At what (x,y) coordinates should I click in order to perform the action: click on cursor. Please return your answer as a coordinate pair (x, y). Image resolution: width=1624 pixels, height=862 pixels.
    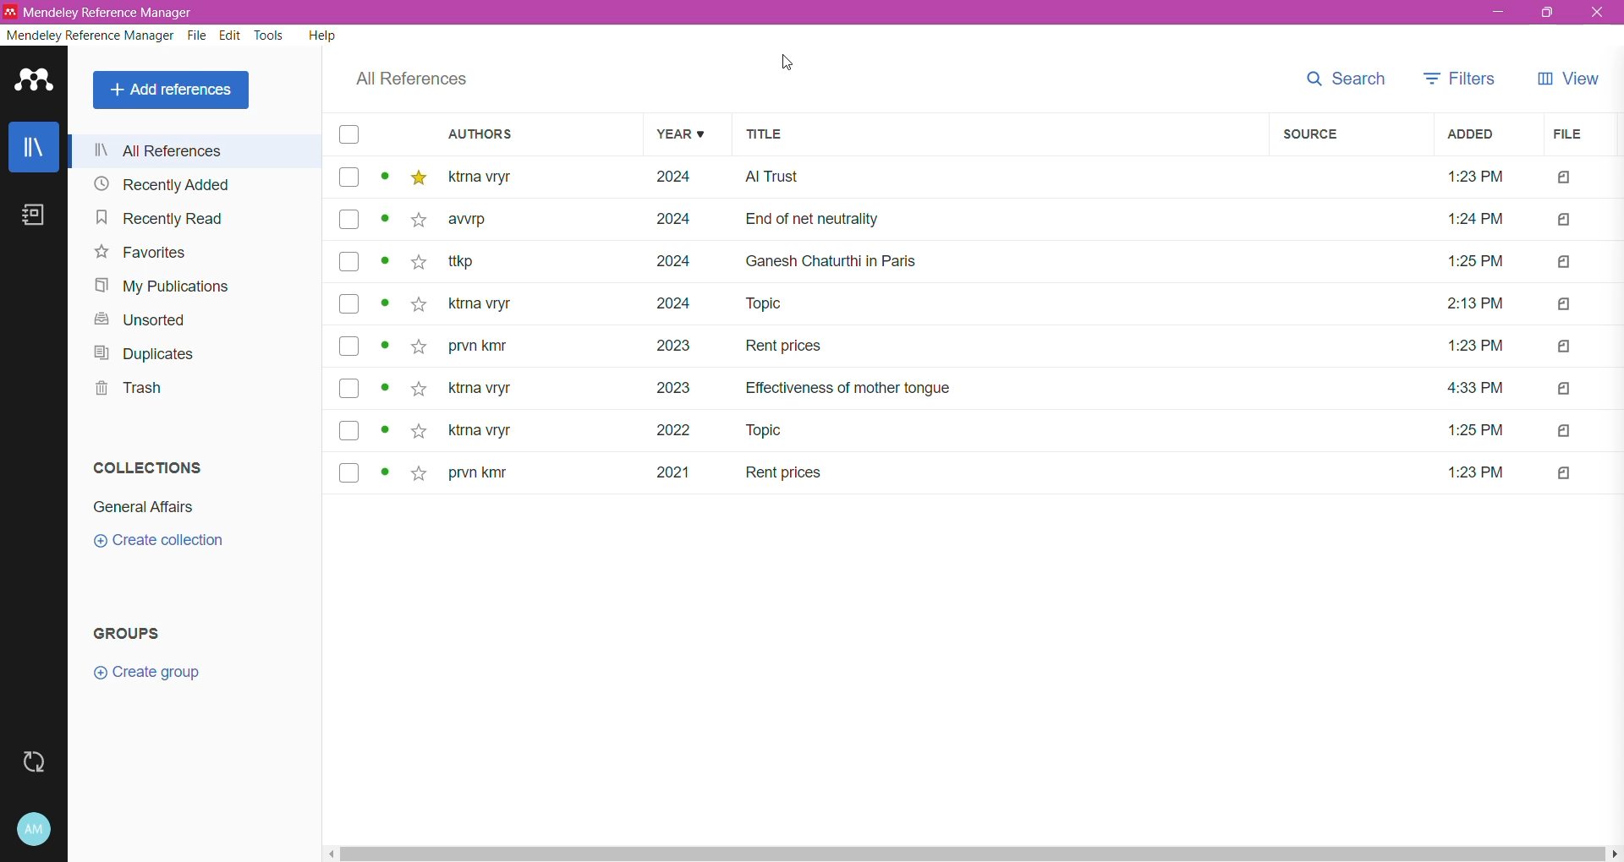
    Looking at the image, I should click on (787, 61).